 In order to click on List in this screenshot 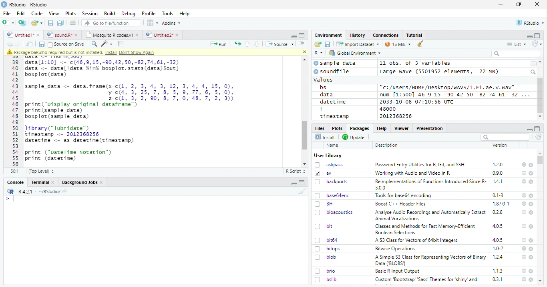, I will do `click(517, 44)`.